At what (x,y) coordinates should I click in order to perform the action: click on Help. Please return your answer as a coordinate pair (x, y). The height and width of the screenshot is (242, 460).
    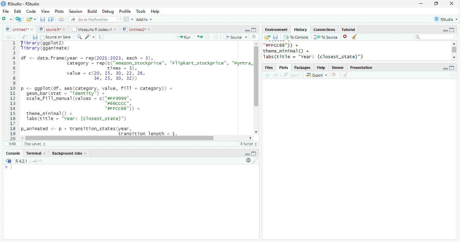
    Looking at the image, I should click on (155, 11).